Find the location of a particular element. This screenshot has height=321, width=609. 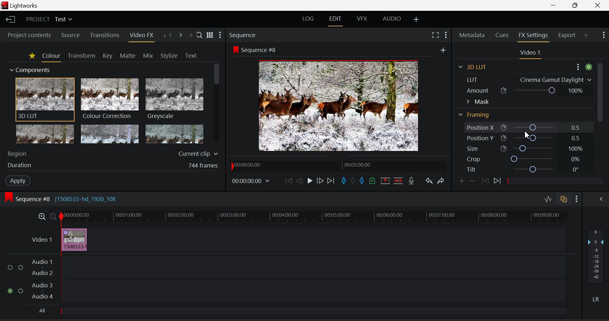

Toggle audio levels editing is located at coordinates (548, 199).